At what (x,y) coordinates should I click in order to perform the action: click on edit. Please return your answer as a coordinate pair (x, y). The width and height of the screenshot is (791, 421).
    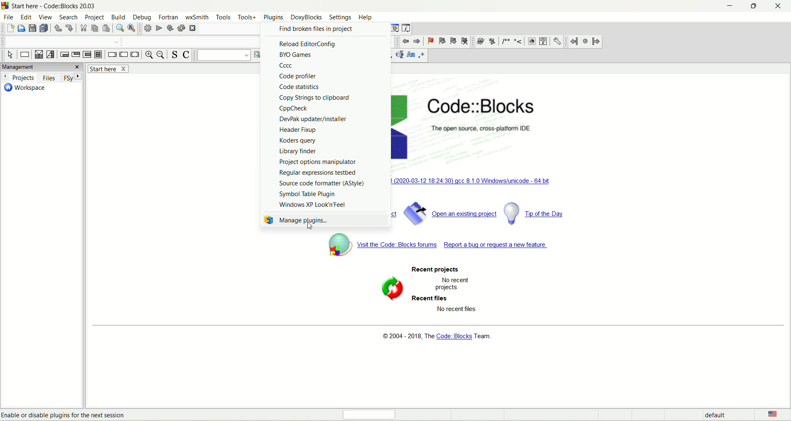
    Looking at the image, I should click on (25, 17).